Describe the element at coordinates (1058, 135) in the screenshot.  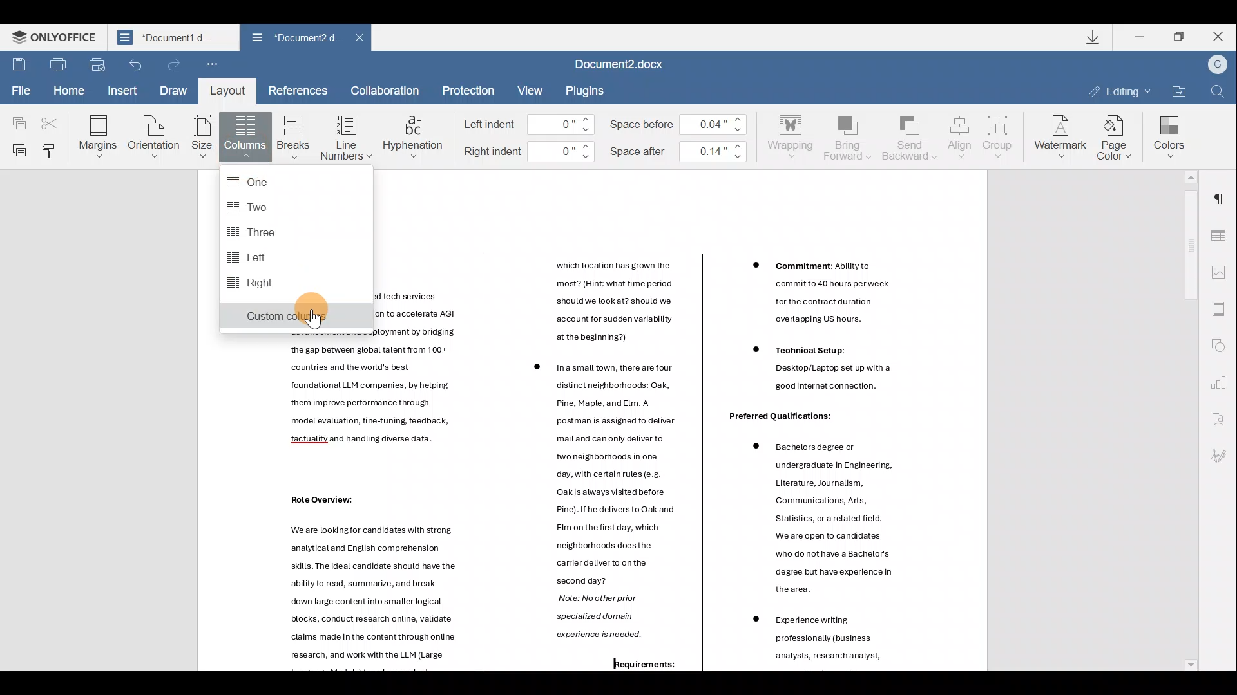
I see `Watermark` at that location.